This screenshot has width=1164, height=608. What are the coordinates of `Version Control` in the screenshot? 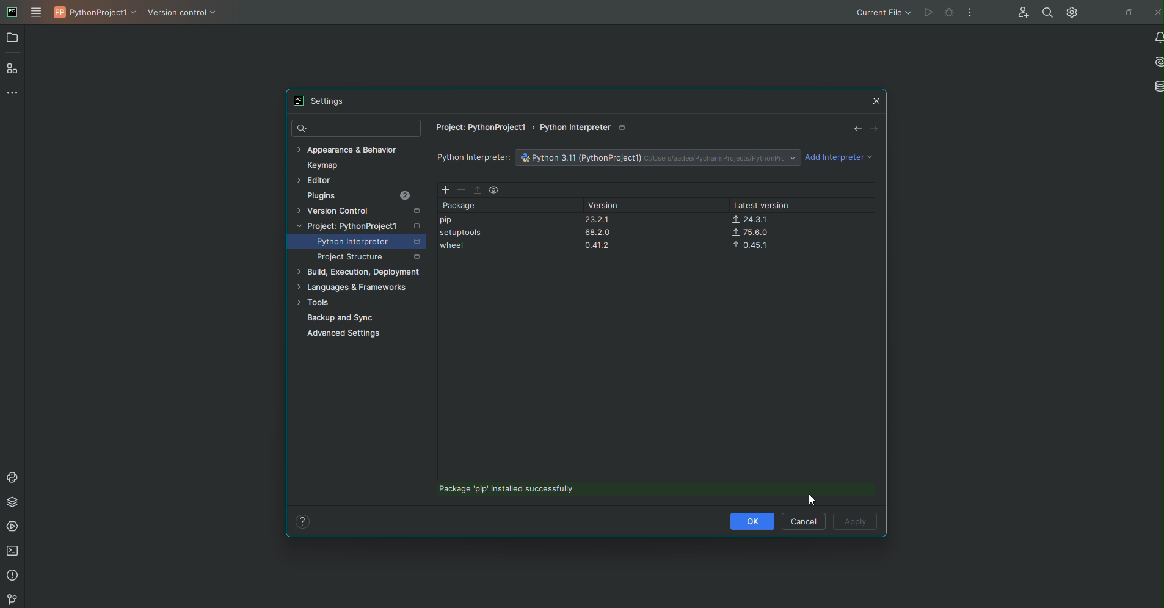 It's located at (363, 209).